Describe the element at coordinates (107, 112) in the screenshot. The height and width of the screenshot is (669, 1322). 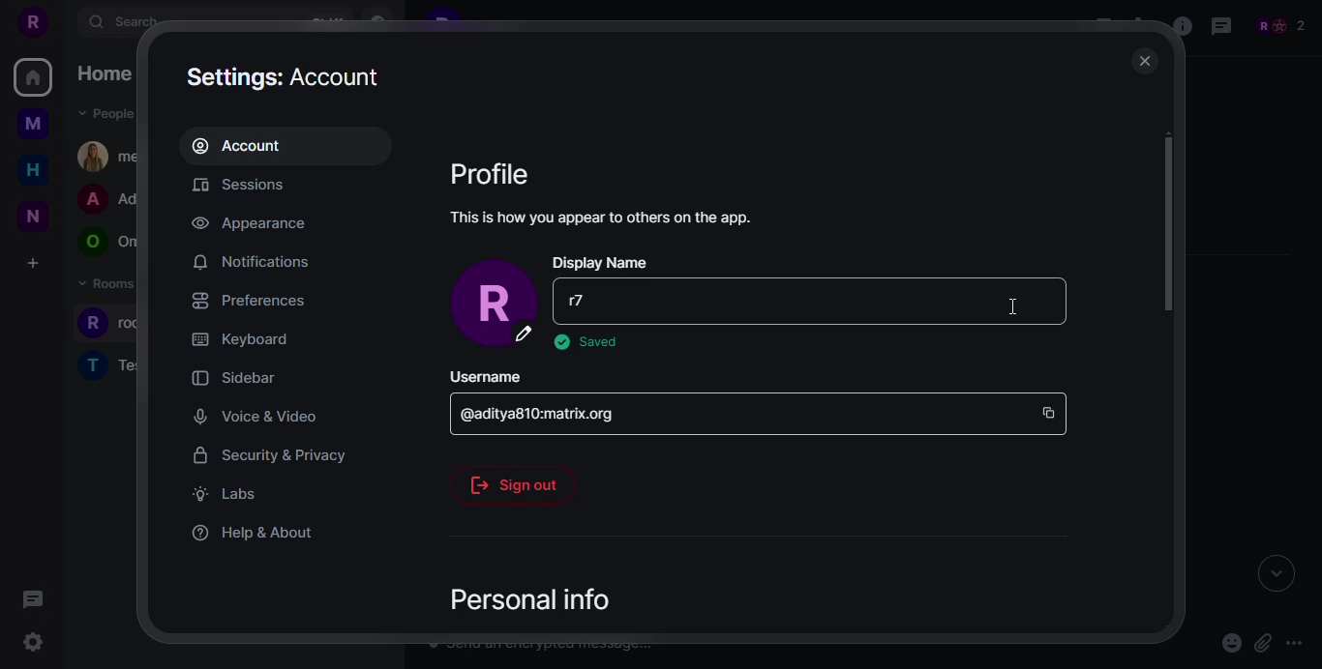
I see `people` at that location.